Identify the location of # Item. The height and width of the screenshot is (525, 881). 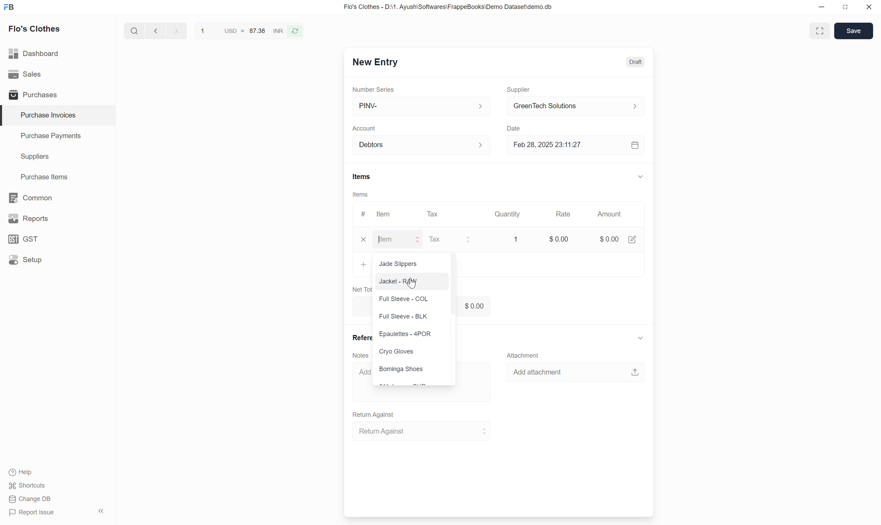
(378, 215).